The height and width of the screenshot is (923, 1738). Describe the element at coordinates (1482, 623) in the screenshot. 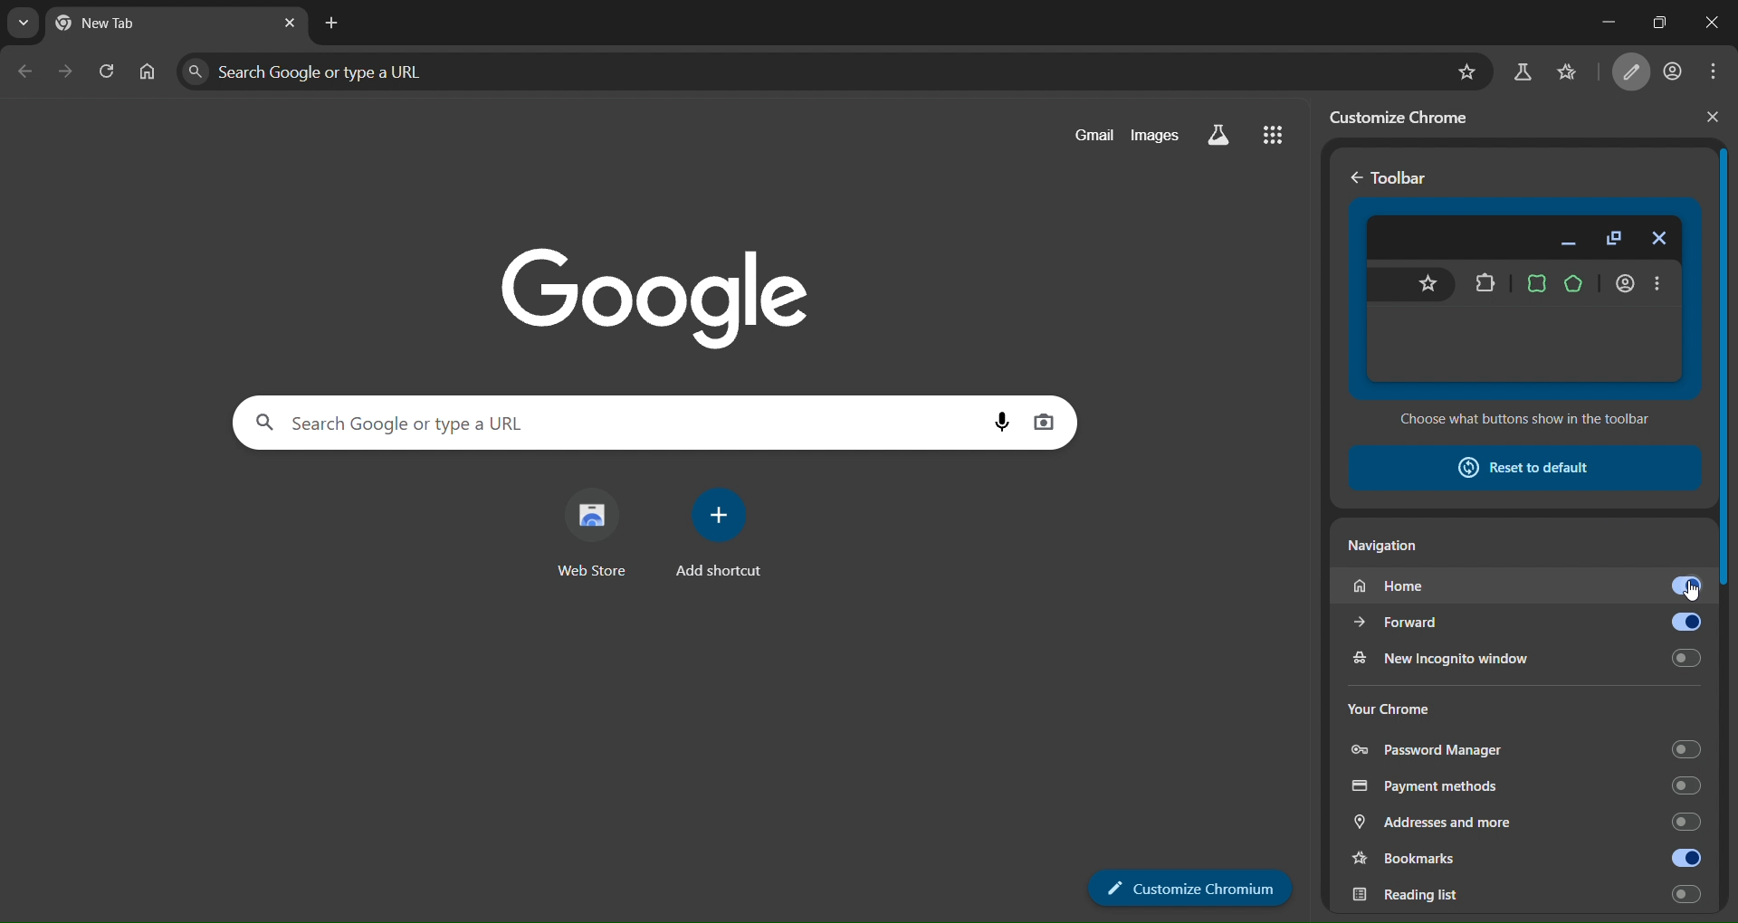

I see `forward` at that location.